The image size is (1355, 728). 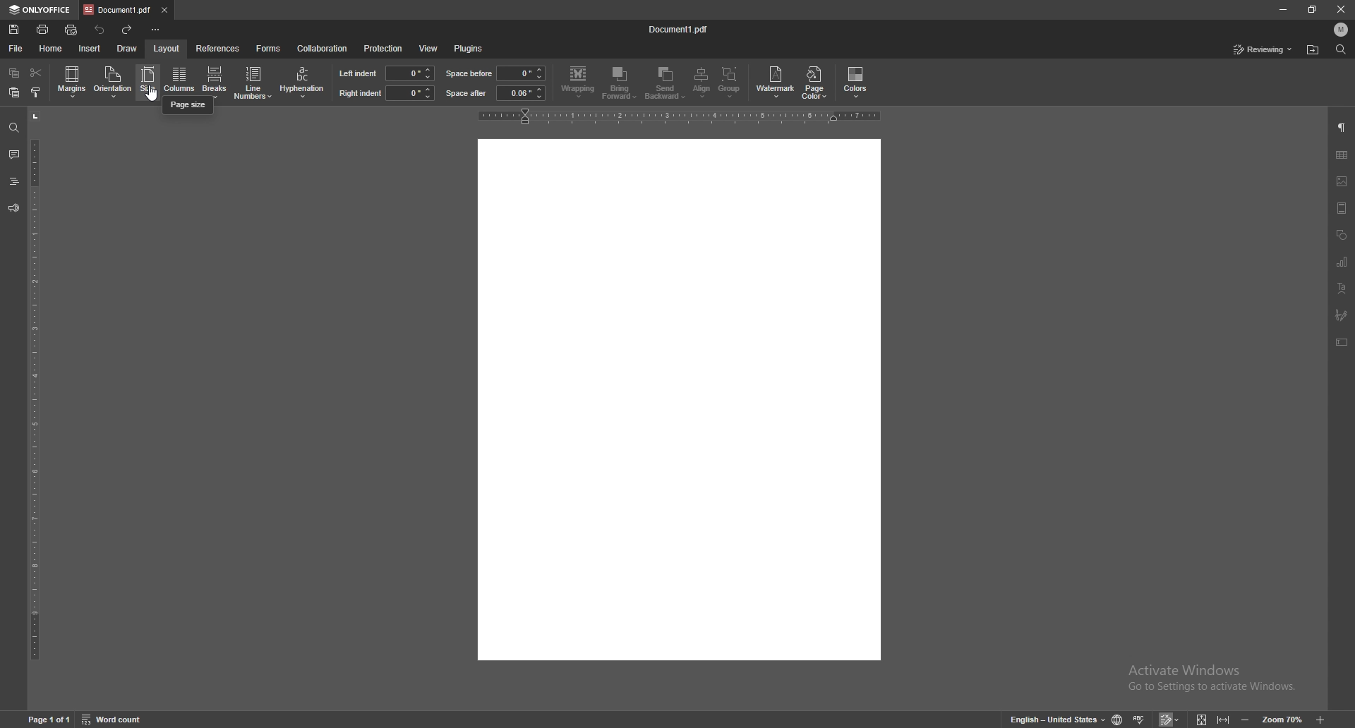 What do you see at coordinates (1119, 719) in the screenshot?
I see `change doc language` at bounding box center [1119, 719].